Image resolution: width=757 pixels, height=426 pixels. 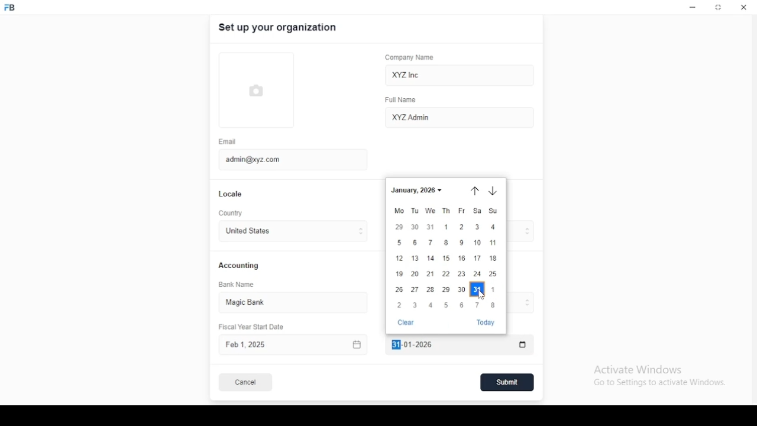 What do you see at coordinates (415, 306) in the screenshot?
I see `3` at bounding box center [415, 306].